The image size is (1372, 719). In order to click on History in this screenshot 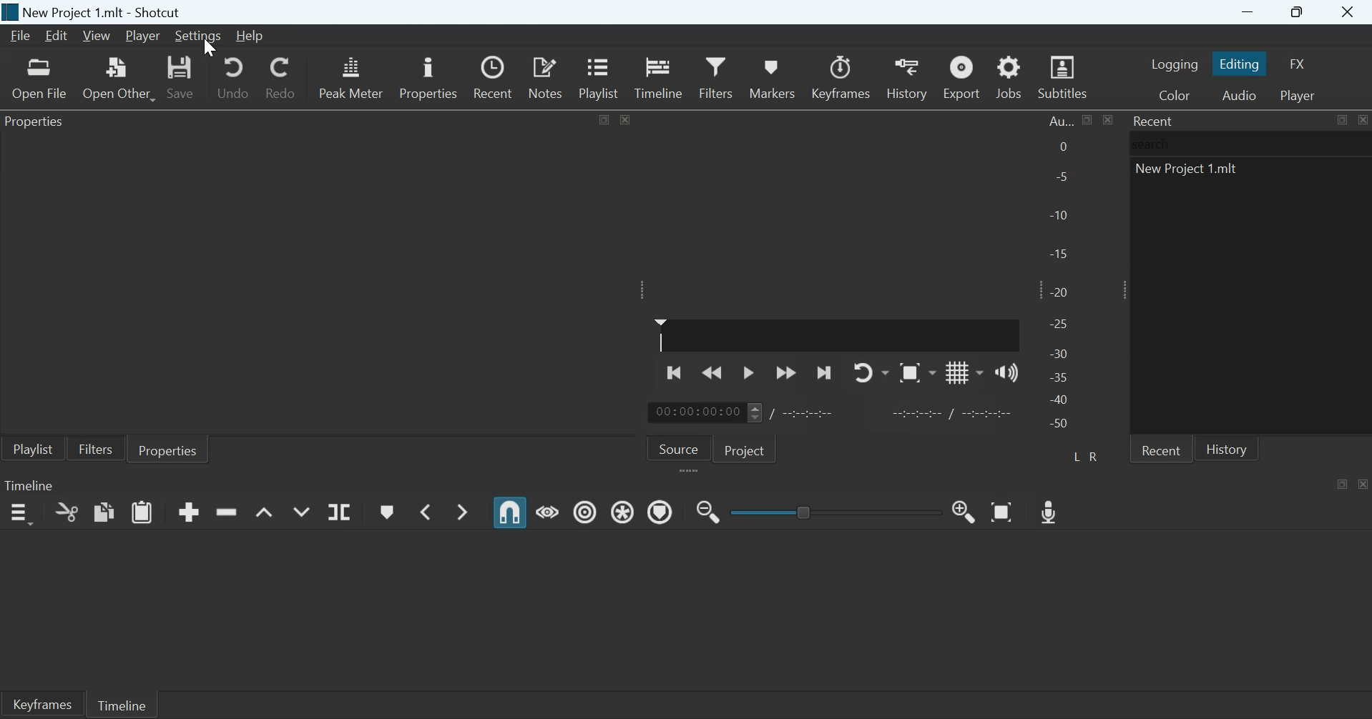, I will do `click(906, 77)`.